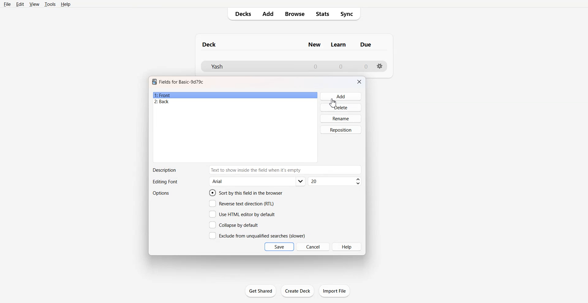  What do you see at coordinates (341, 96) in the screenshot?
I see `Add` at bounding box center [341, 96].